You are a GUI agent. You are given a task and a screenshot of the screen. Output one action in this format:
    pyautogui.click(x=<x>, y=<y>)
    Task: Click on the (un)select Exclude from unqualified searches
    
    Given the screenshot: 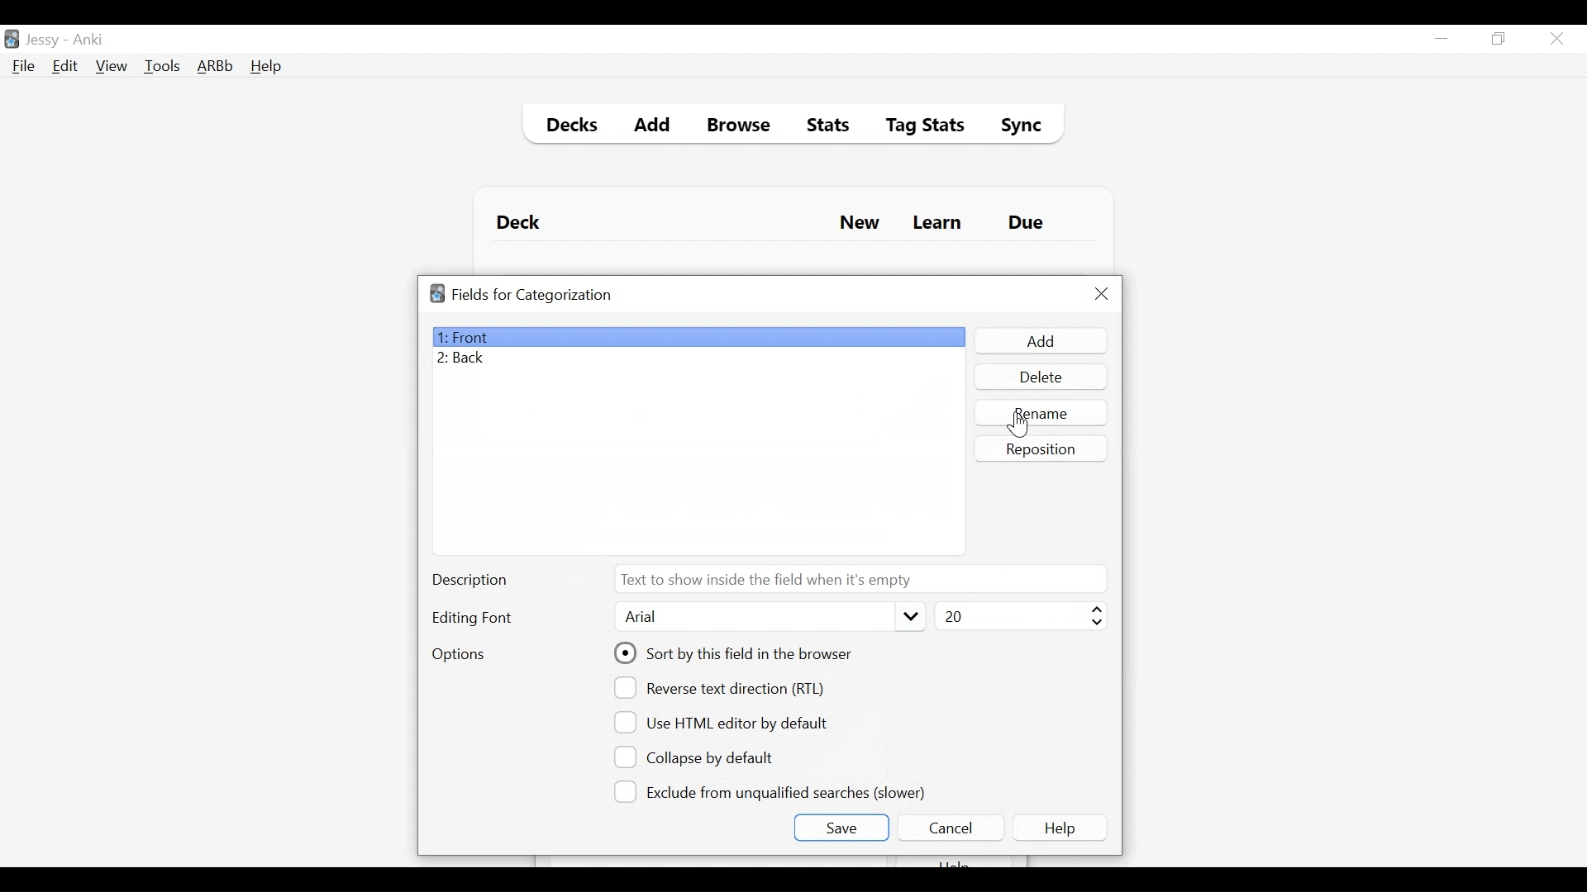 What is the action you would take?
    pyautogui.click(x=773, y=790)
    